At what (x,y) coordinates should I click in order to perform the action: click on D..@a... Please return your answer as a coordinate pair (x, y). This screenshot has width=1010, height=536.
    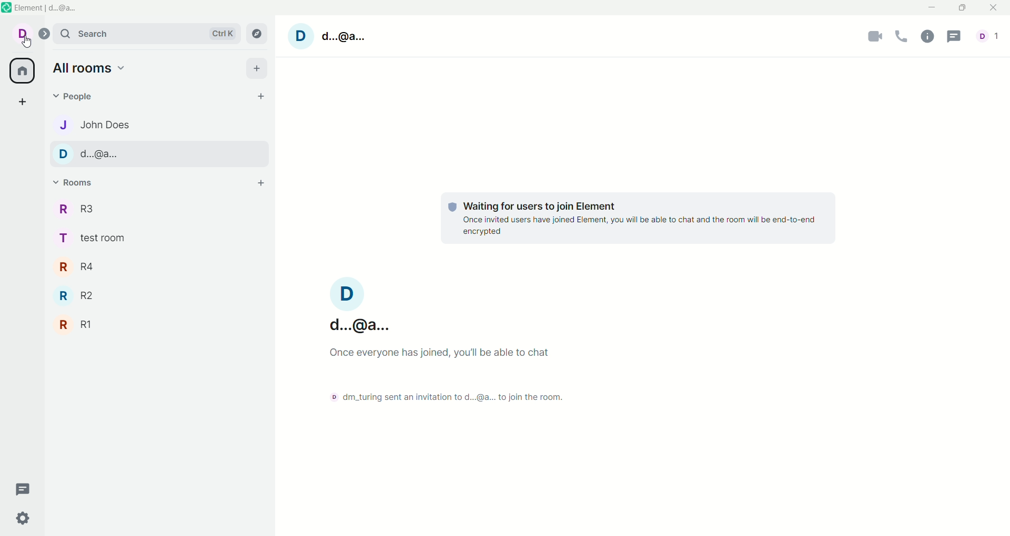
    Looking at the image, I should click on (157, 156).